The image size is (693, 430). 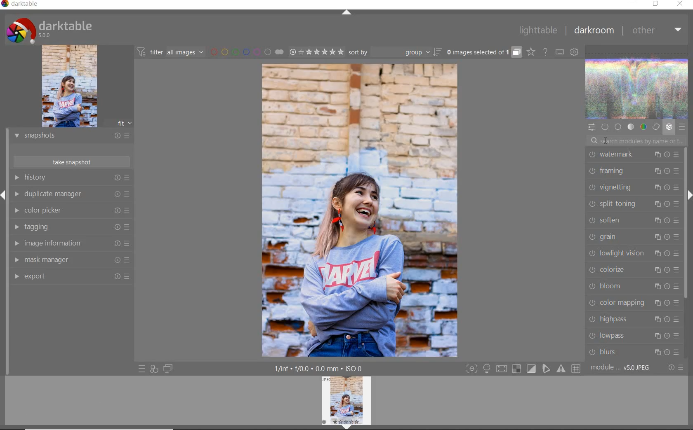 What do you see at coordinates (73, 195) in the screenshot?
I see `duplicate manager` at bounding box center [73, 195].